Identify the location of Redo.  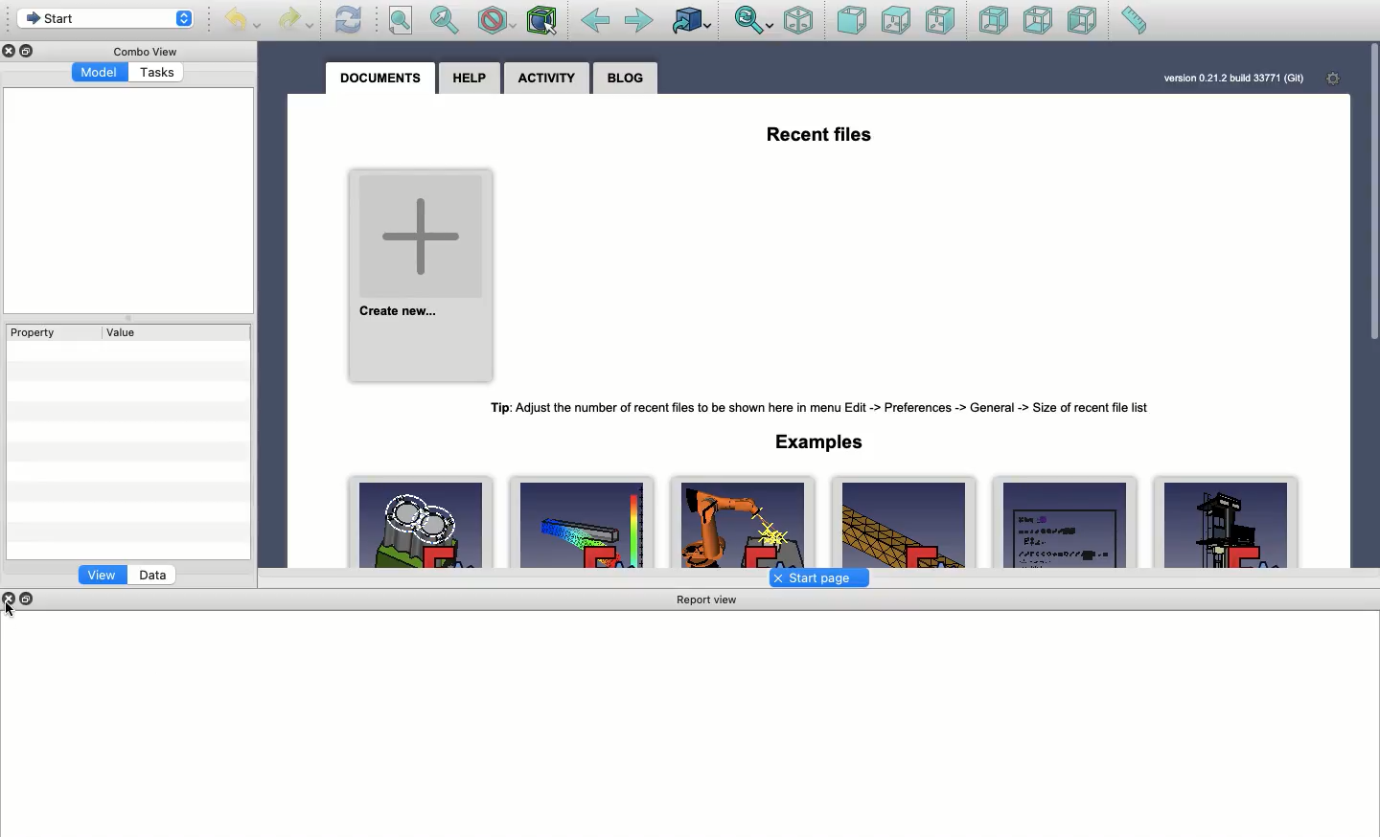
(299, 20).